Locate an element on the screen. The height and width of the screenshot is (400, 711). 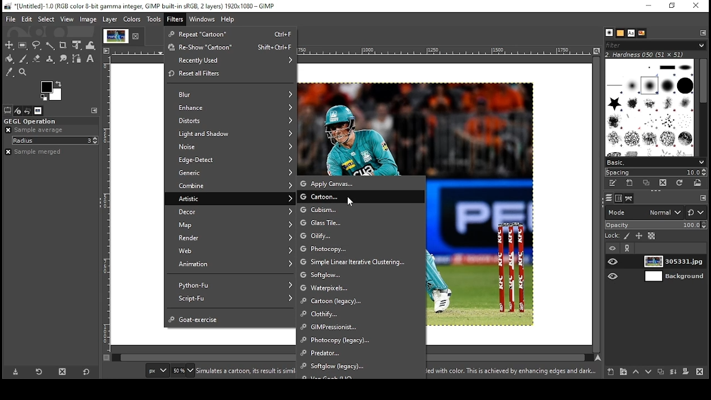
link is located at coordinates (628, 249).